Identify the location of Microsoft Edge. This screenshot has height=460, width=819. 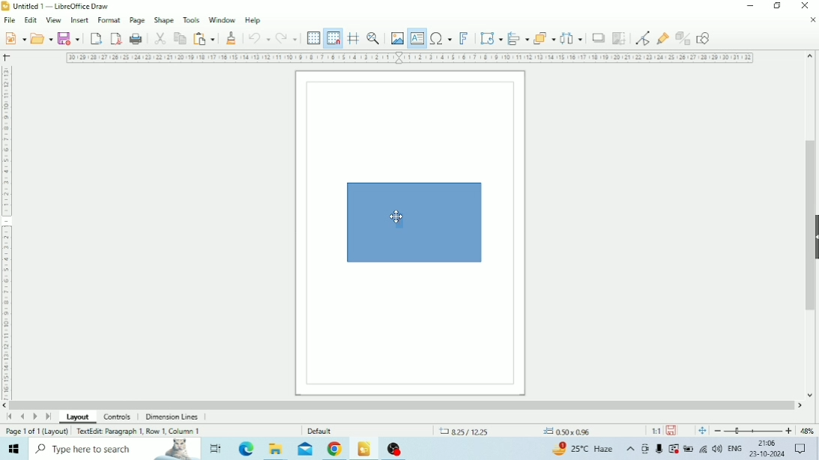
(245, 450).